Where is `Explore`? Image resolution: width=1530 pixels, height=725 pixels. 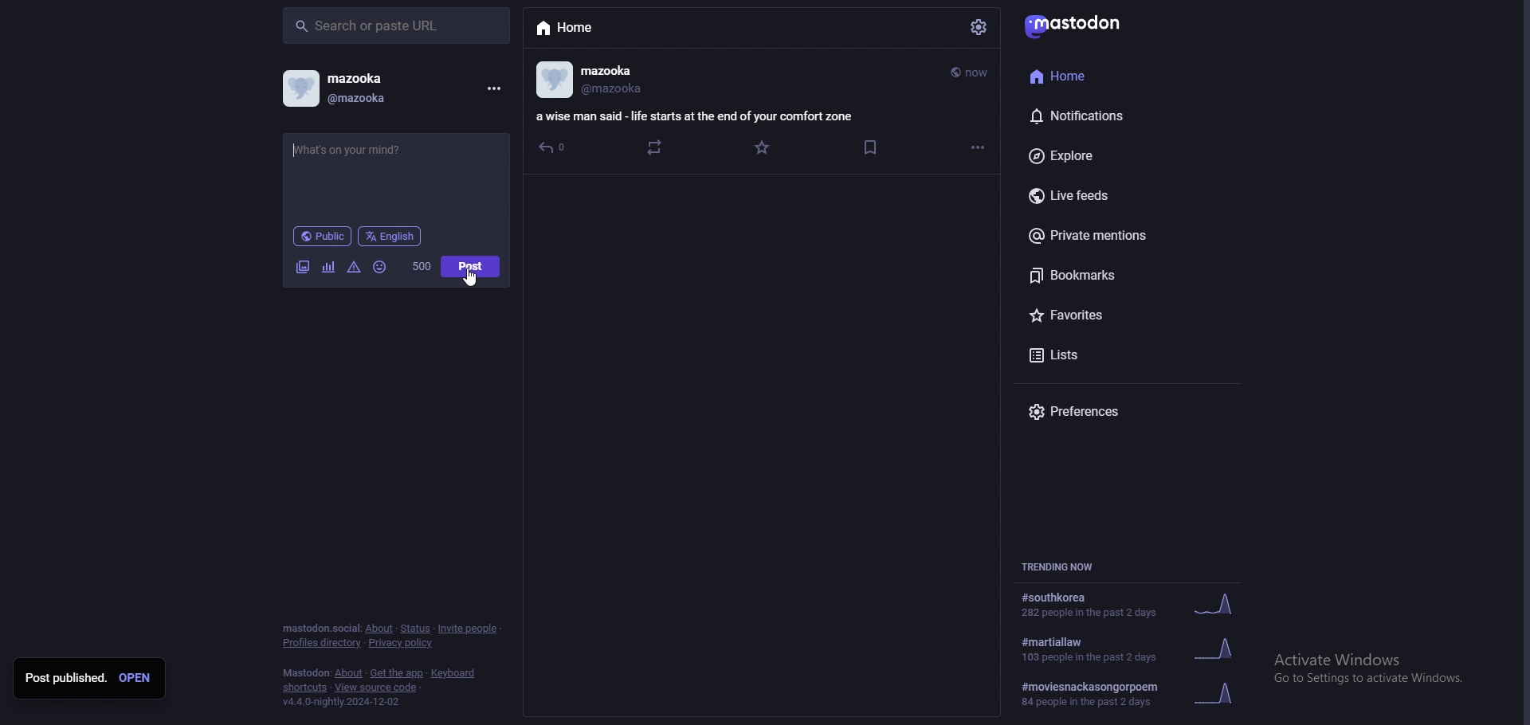 Explore is located at coordinates (1109, 155).